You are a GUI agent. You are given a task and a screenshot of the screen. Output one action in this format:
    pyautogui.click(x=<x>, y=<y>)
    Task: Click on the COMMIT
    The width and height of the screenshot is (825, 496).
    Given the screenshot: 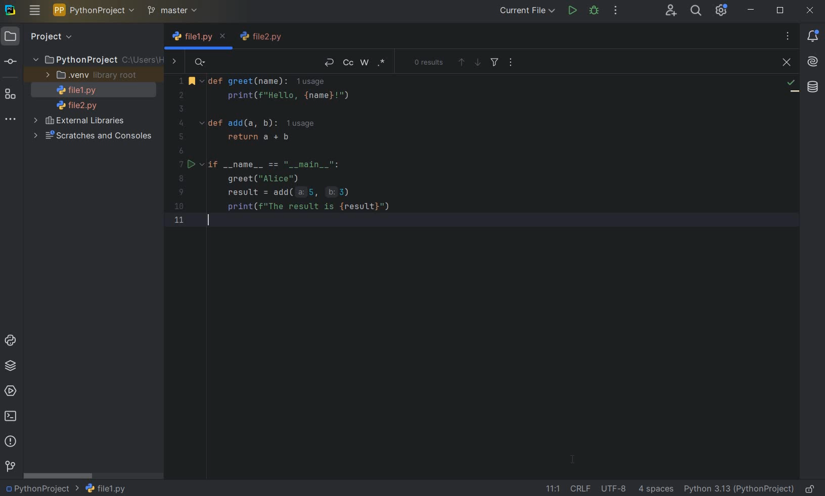 What is the action you would take?
    pyautogui.click(x=10, y=62)
    